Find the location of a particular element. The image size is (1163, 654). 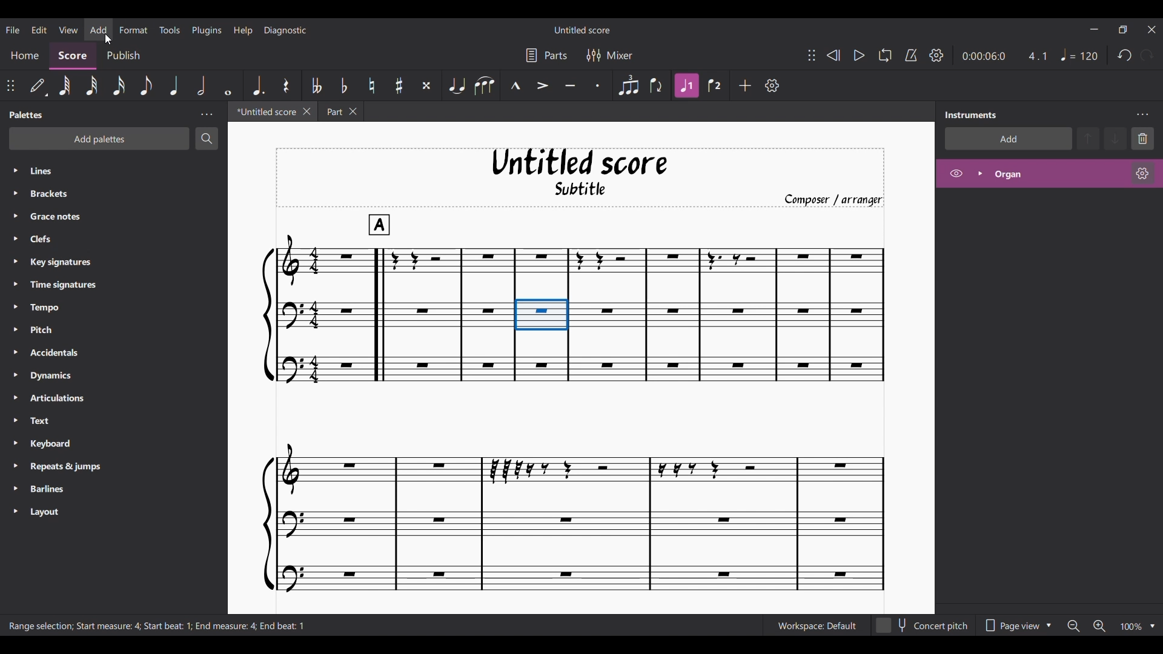

Part tab is located at coordinates (333, 111).